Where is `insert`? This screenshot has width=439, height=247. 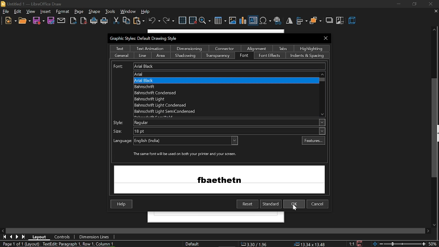 insert is located at coordinates (63, 12).